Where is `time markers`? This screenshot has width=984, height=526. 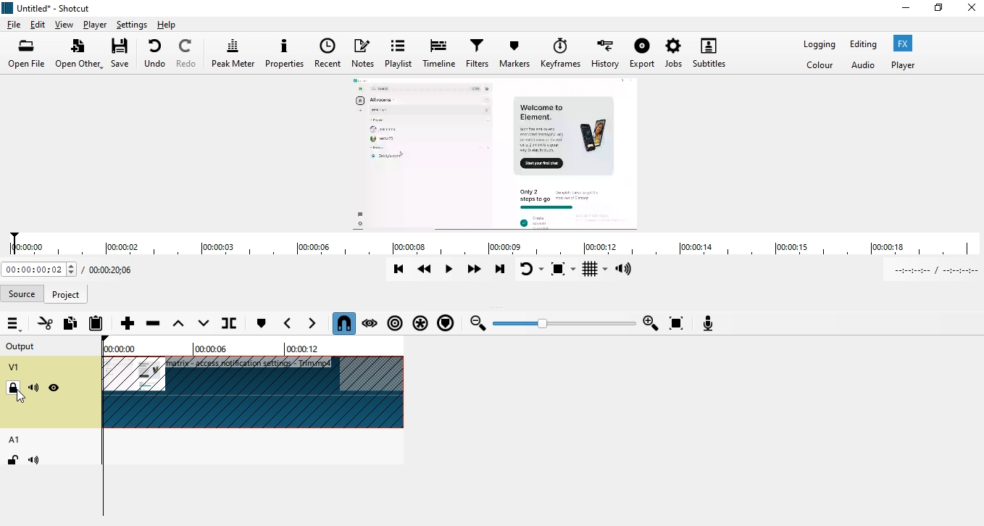
time markers is located at coordinates (212, 346).